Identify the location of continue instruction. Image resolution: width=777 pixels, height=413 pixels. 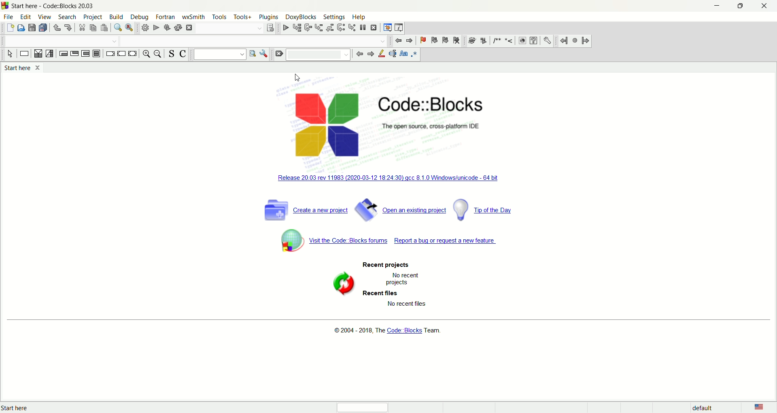
(121, 53).